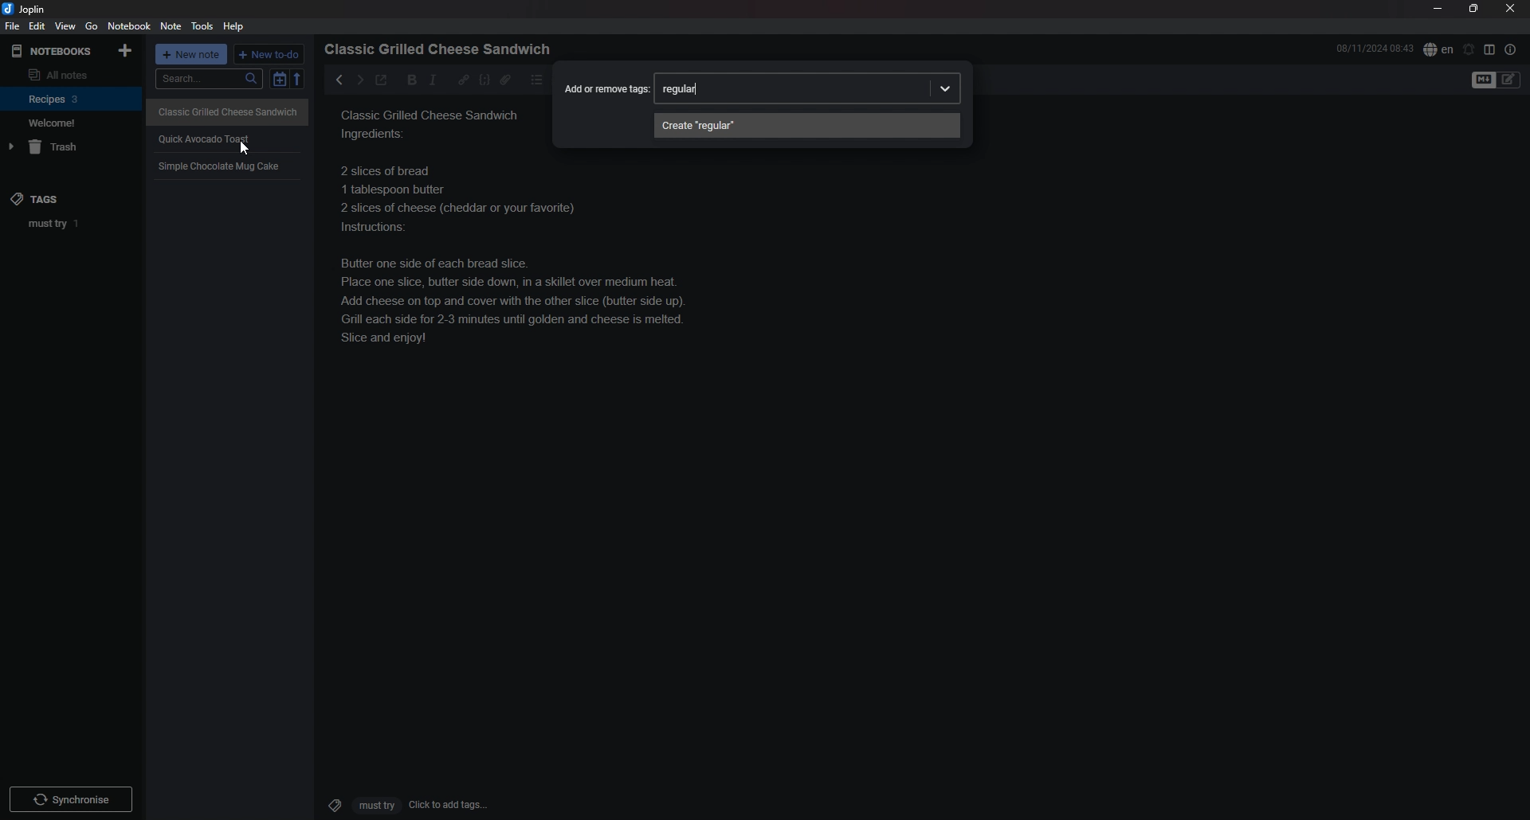  What do you see at coordinates (685, 90) in the screenshot?
I see `input` at bounding box center [685, 90].